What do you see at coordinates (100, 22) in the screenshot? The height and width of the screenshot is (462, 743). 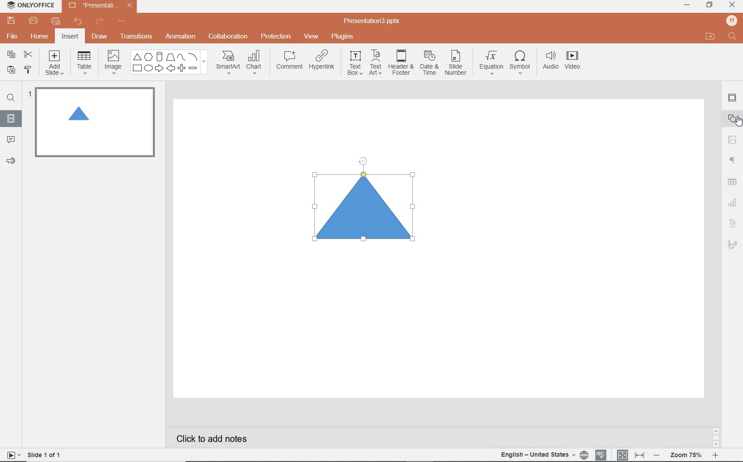 I see `REDO` at bounding box center [100, 22].